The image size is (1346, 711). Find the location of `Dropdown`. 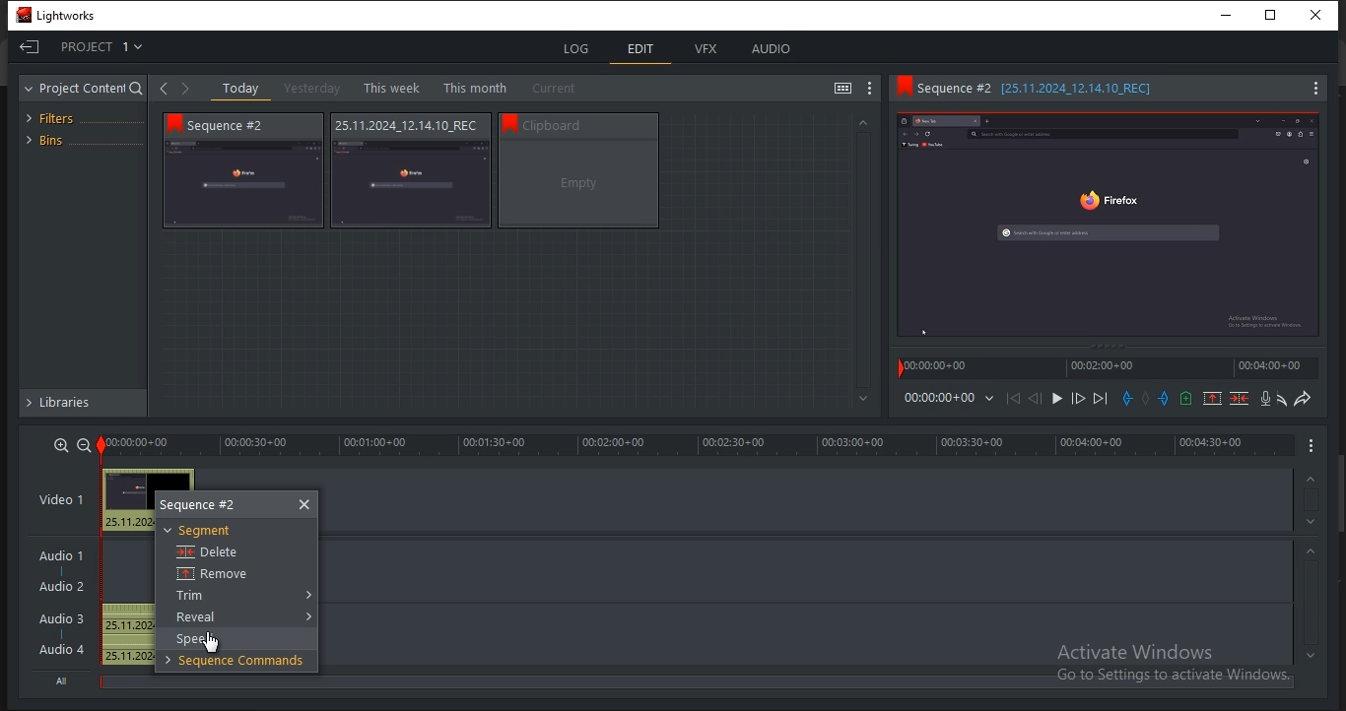

Dropdown is located at coordinates (986, 401).